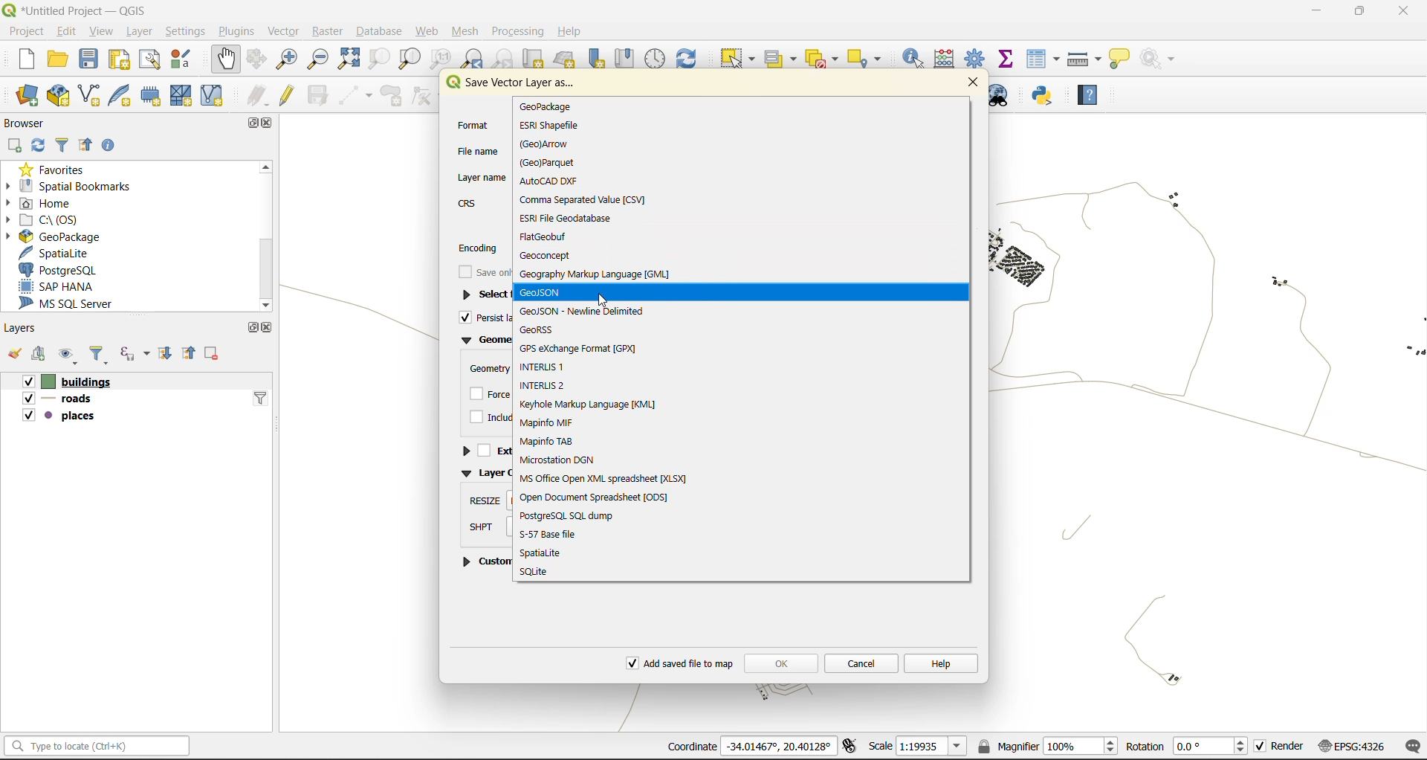  Describe the element at coordinates (429, 30) in the screenshot. I see `web` at that location.